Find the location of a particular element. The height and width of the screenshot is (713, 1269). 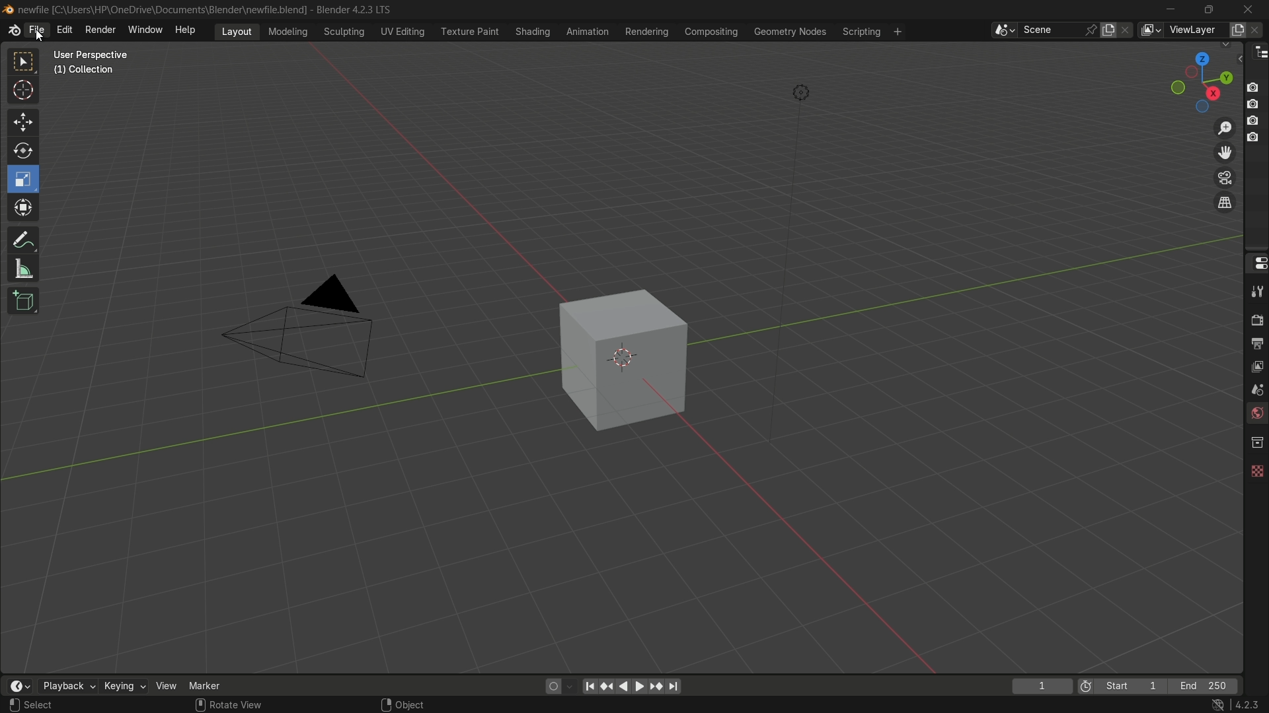

properties is located at coordinates (1256, 262).